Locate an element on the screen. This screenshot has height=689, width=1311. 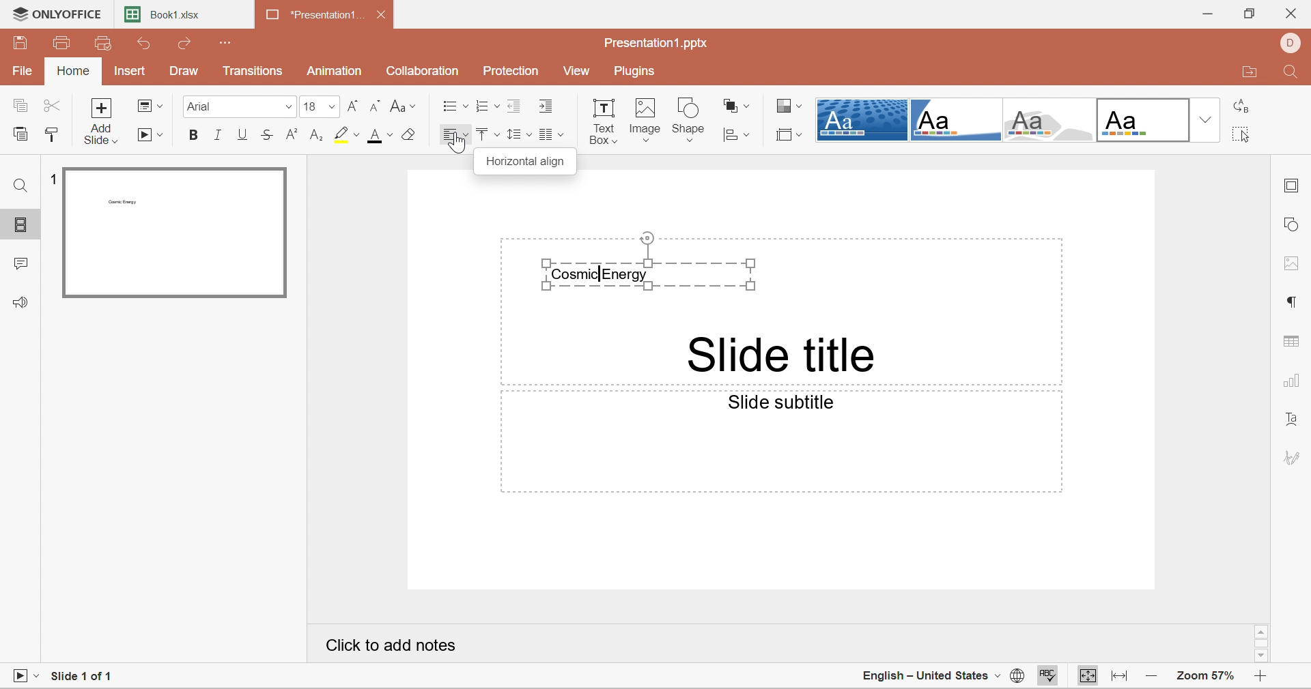
Increment font size is located at coordinates (353, 106).